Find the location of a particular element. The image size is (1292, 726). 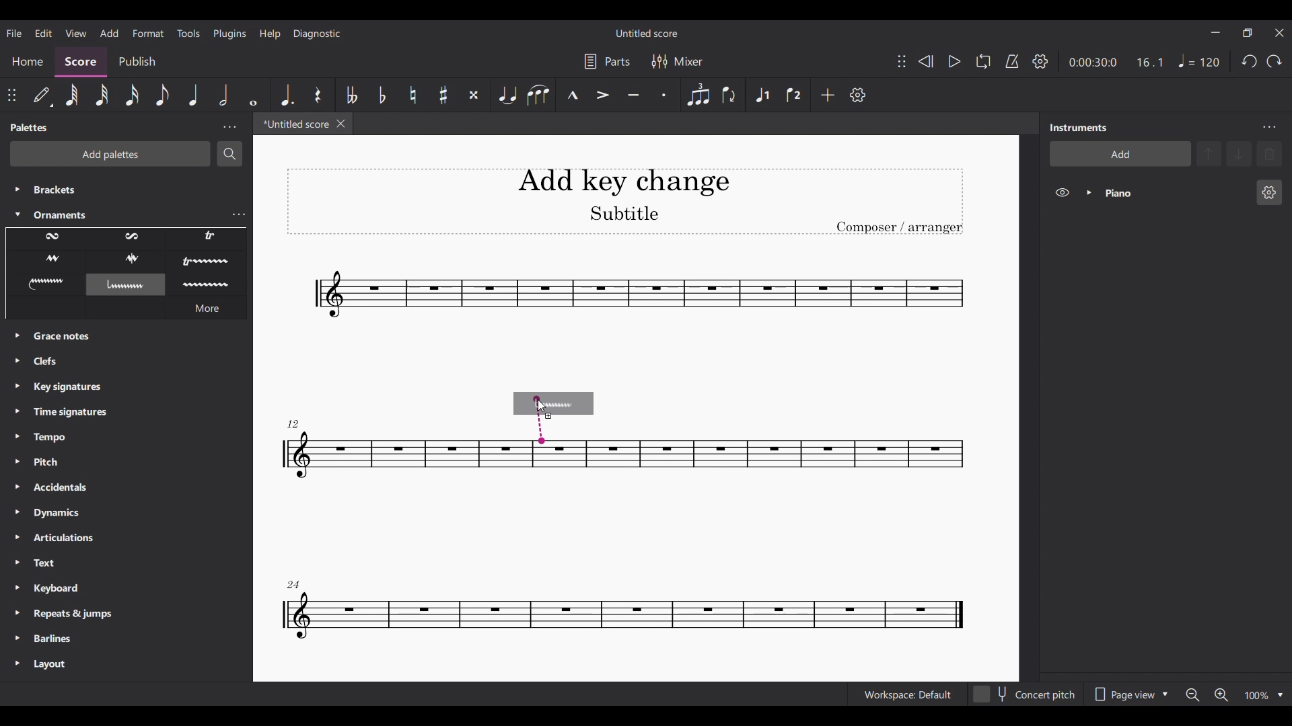

Current tab is located at coordinates (293, 124).